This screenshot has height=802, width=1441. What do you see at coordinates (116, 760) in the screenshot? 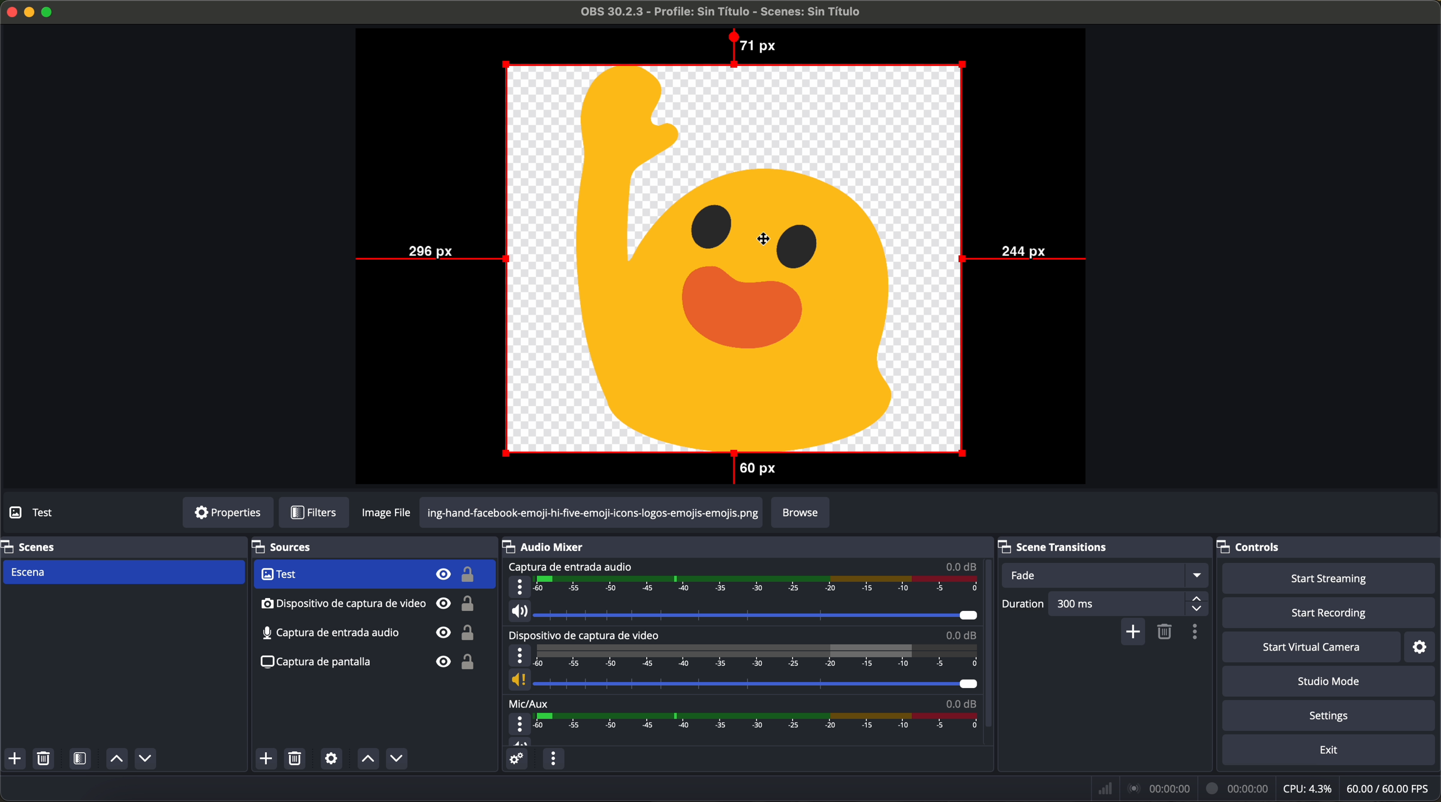
I see `move scene up` at bounding box center [116, 760].